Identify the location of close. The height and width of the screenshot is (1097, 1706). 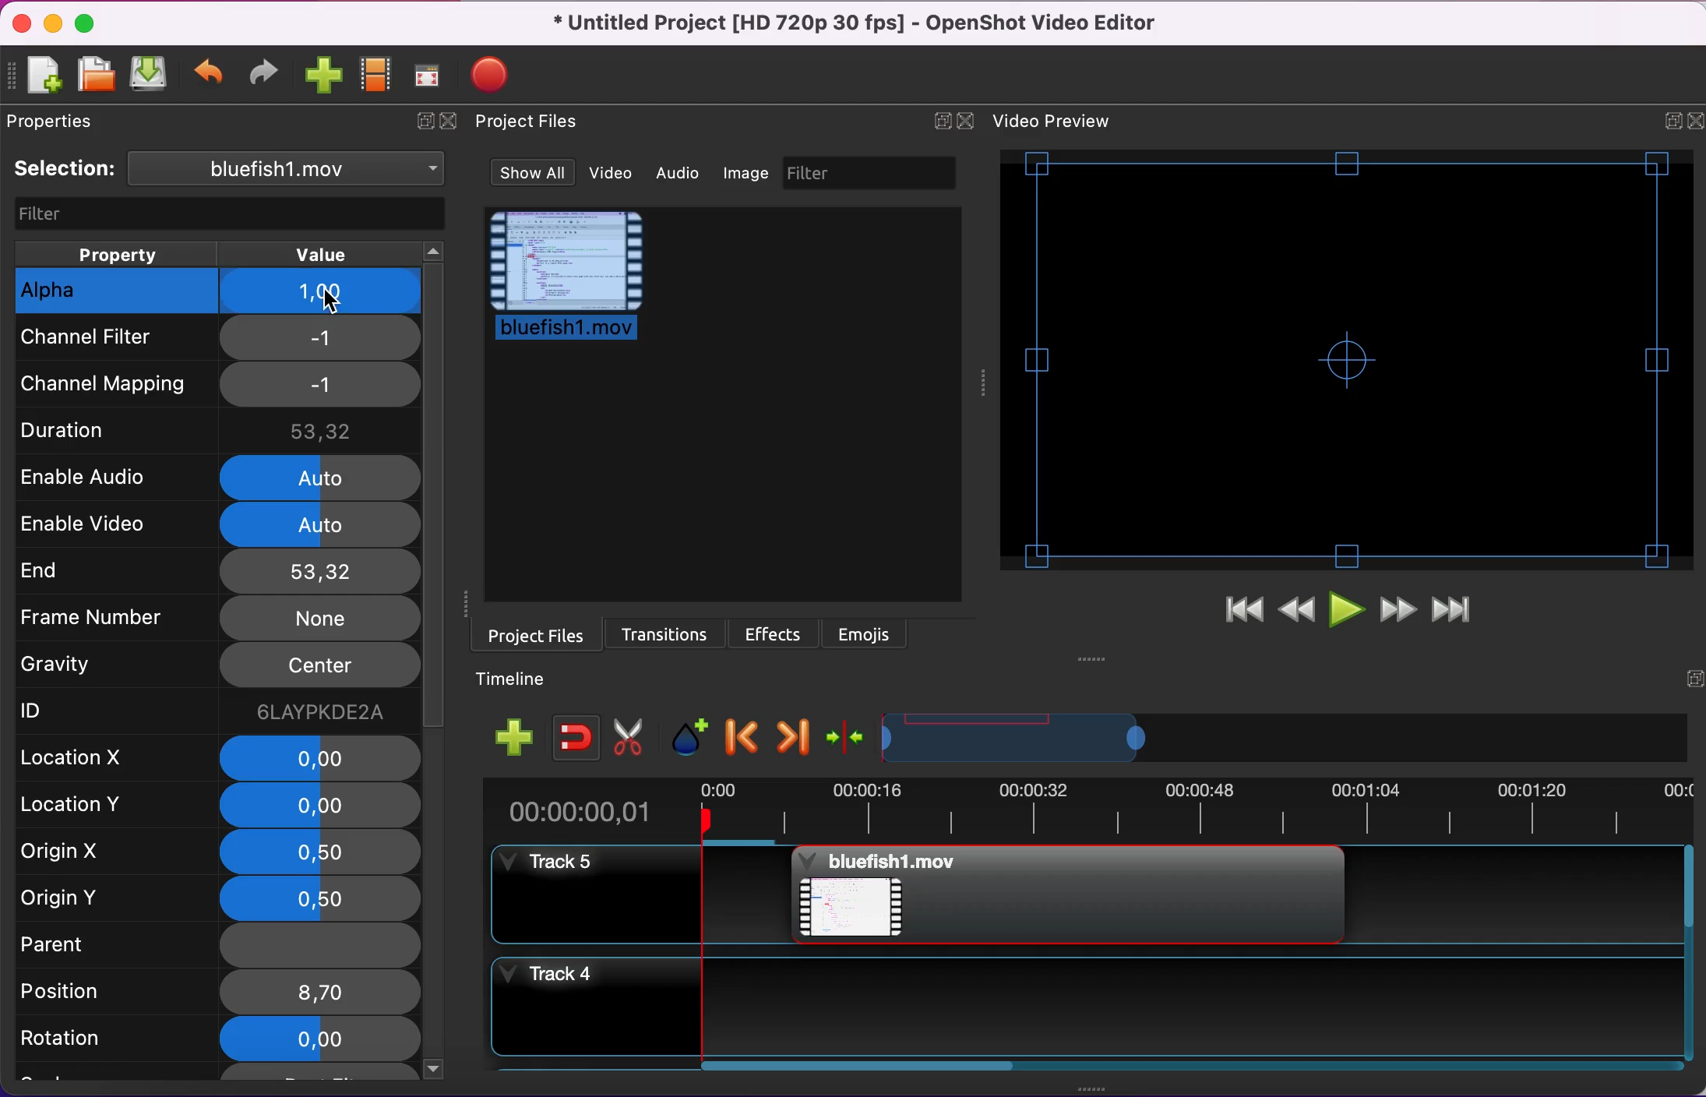
(1695, 122).